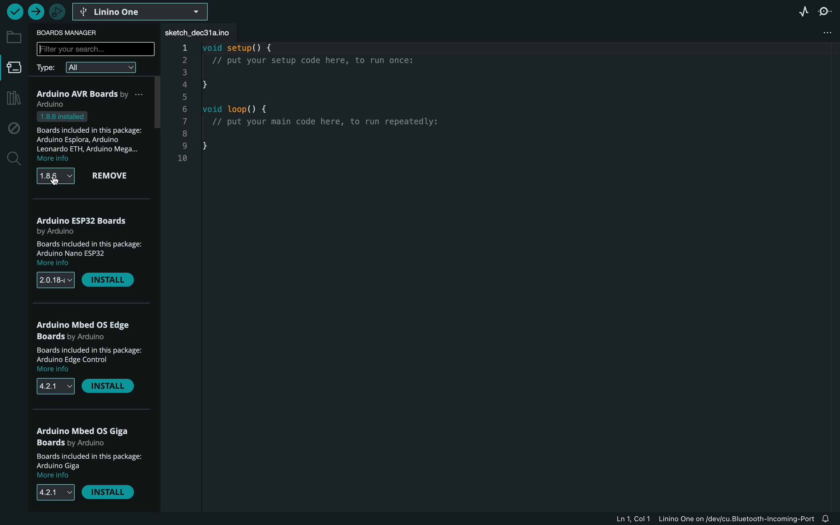 This screenshot has height=525, width=840. What do you see at coordinates (830, 33) in the screenshot?
I see `file setting` at bounding box center [830, 33].